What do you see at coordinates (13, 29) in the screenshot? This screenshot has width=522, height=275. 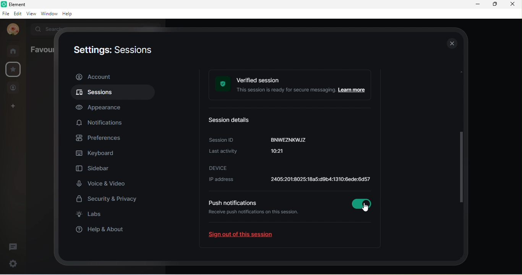 I see `account` at bounding box center [13, 29].